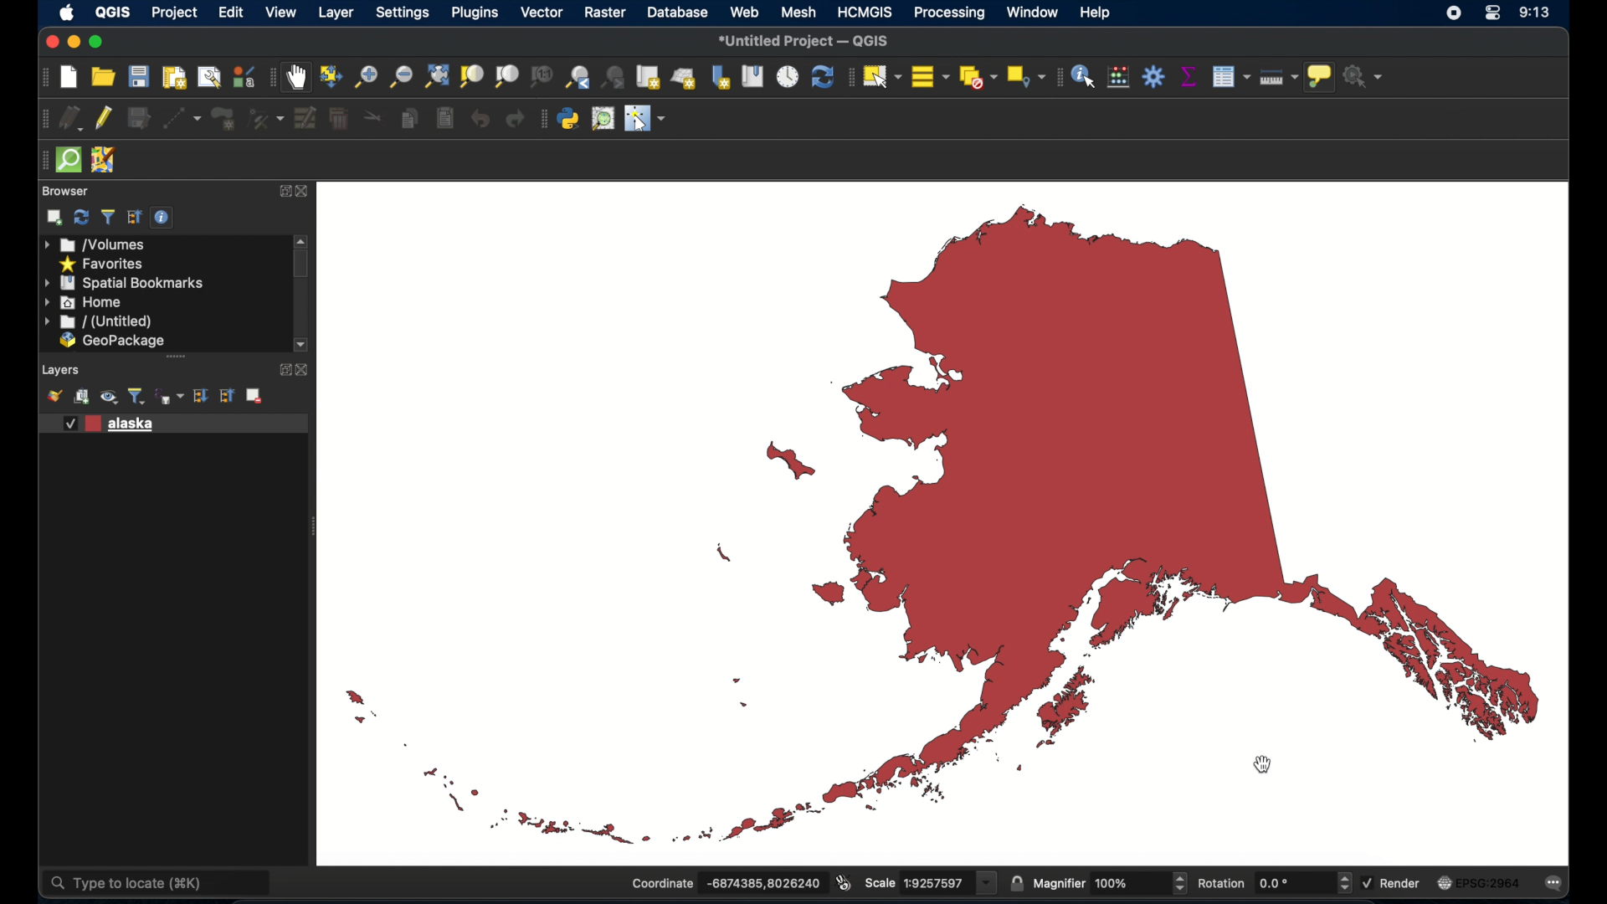  I want to click on vertex tool, so click(264, 119).